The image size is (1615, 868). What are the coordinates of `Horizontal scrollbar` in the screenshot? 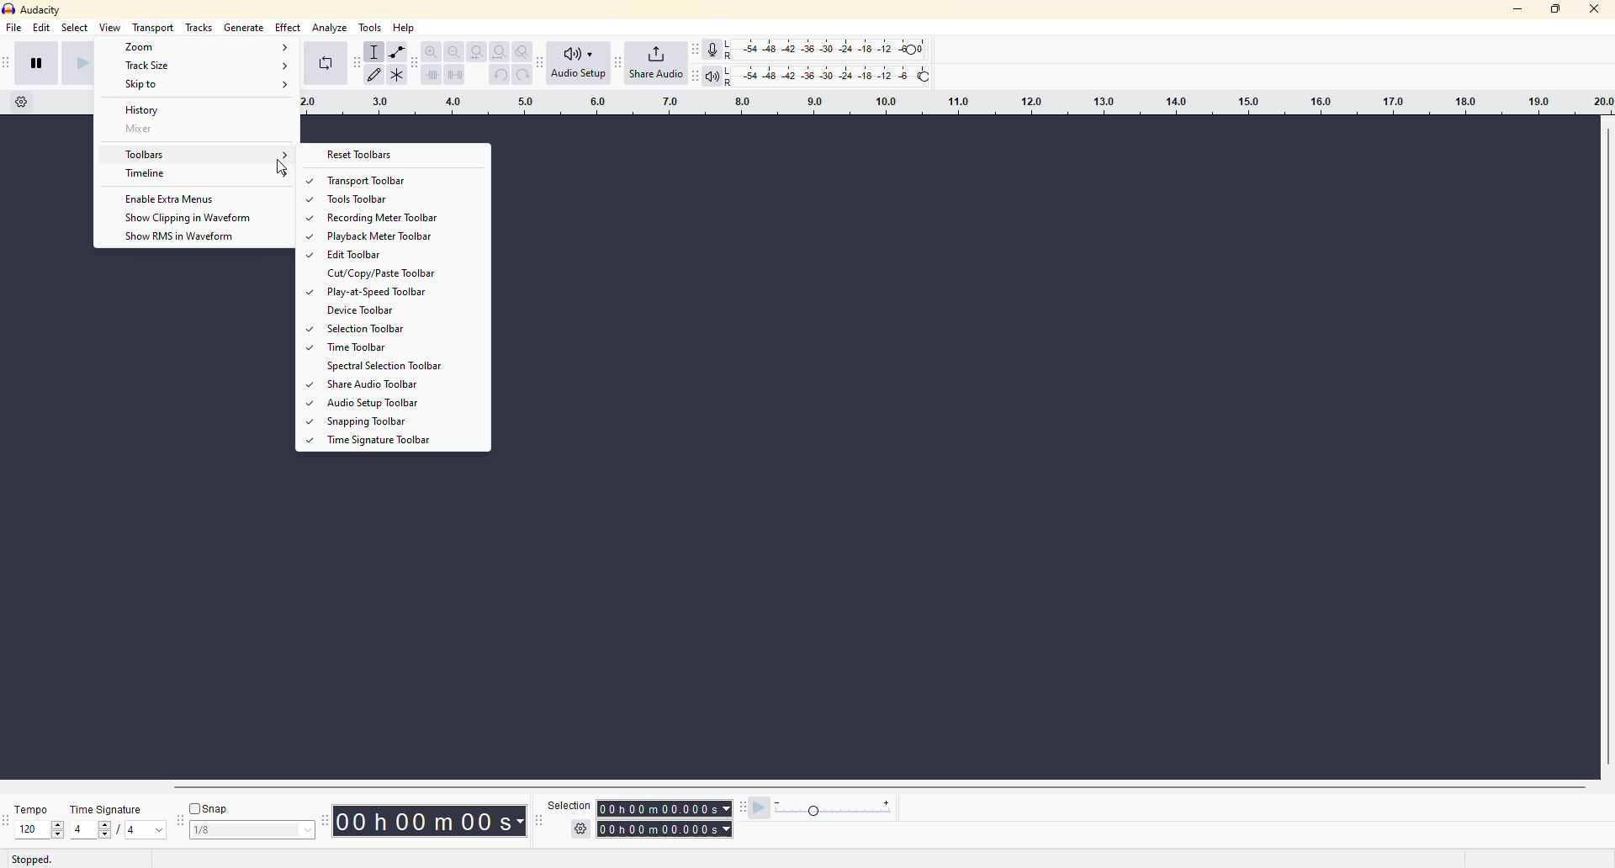 It's located at (861, 786).